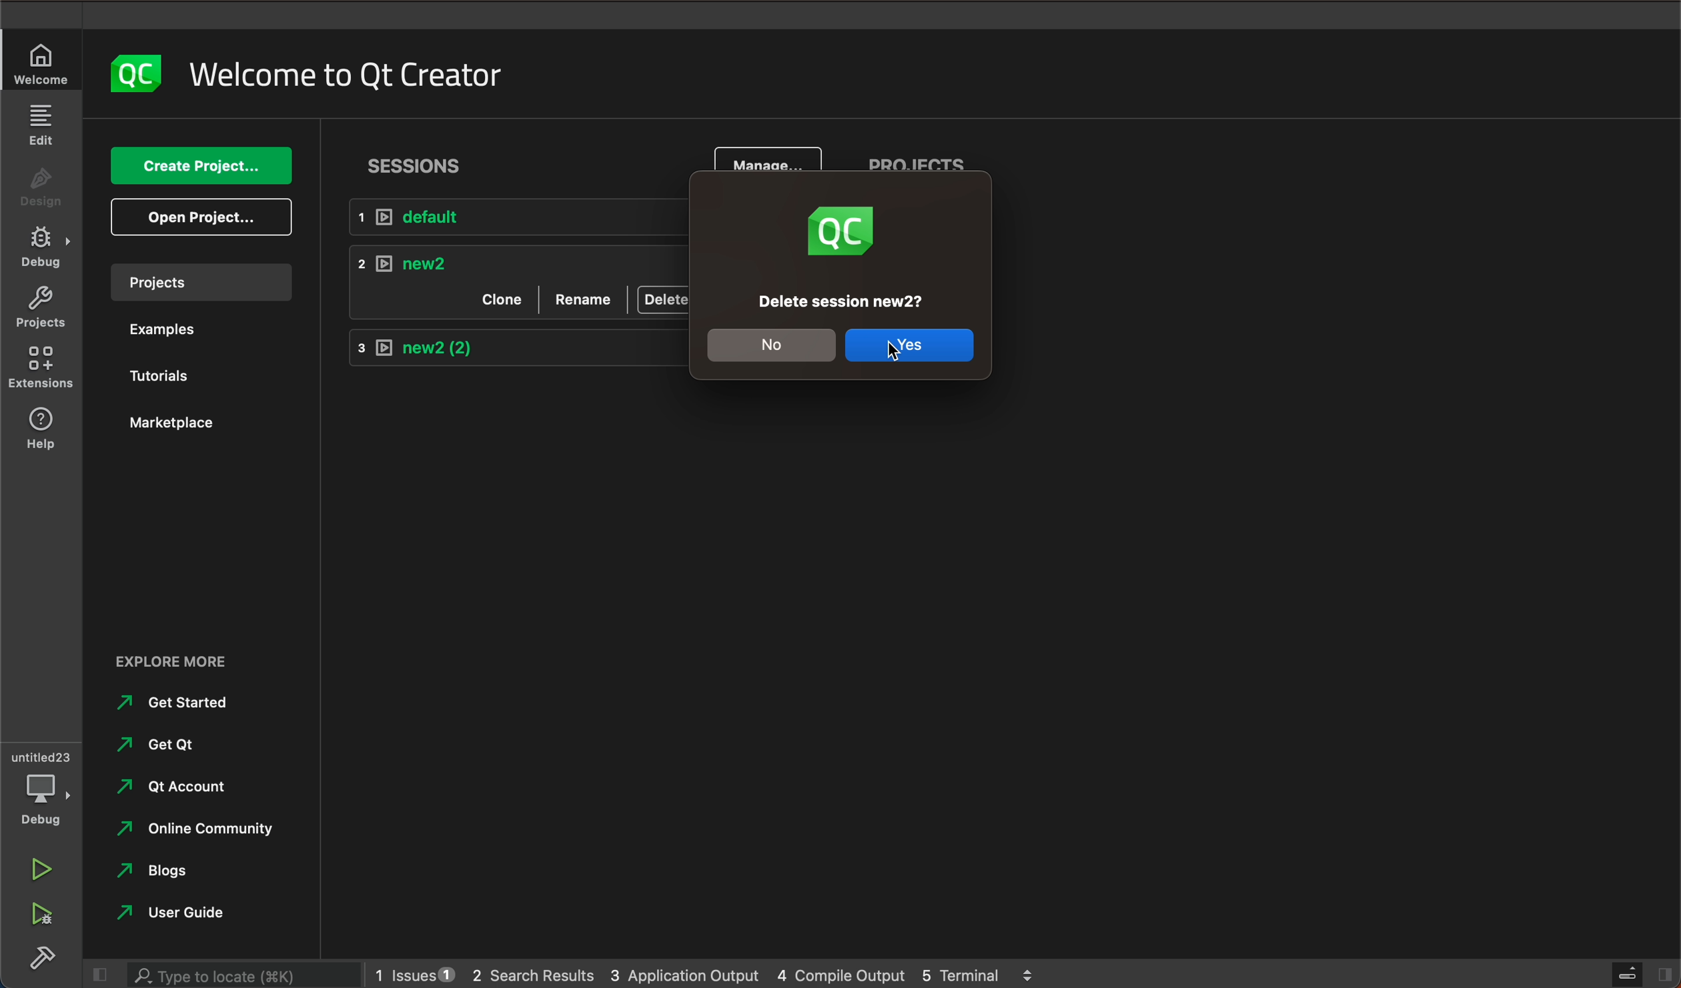 This screenshot has height=988, width=1681. I want to click on open, so click(200, 217).